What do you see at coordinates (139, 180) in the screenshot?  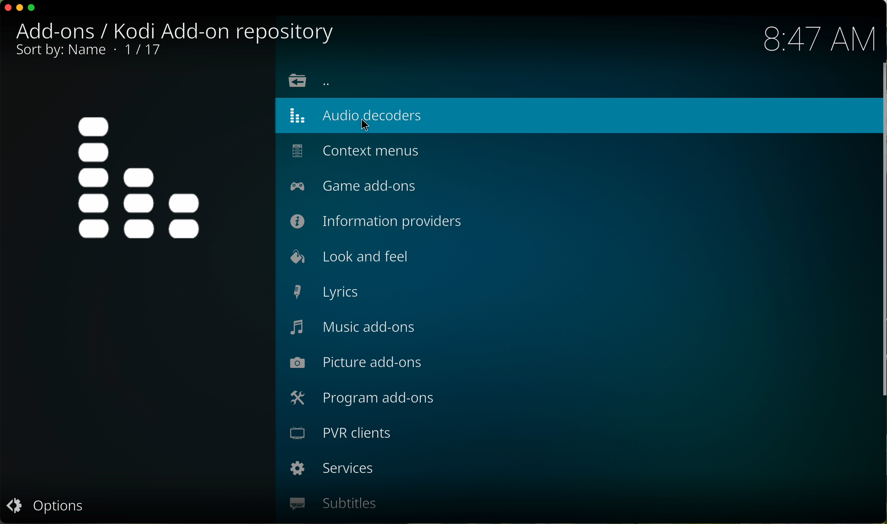 I see `icon repository` at bounding box center [139, 180].